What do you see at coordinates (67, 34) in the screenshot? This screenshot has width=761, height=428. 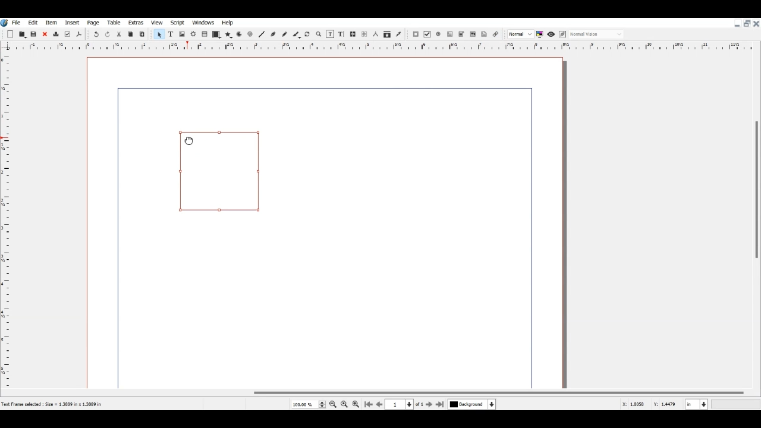 I see `Preflight verifier` at bounding box center [67, 34].